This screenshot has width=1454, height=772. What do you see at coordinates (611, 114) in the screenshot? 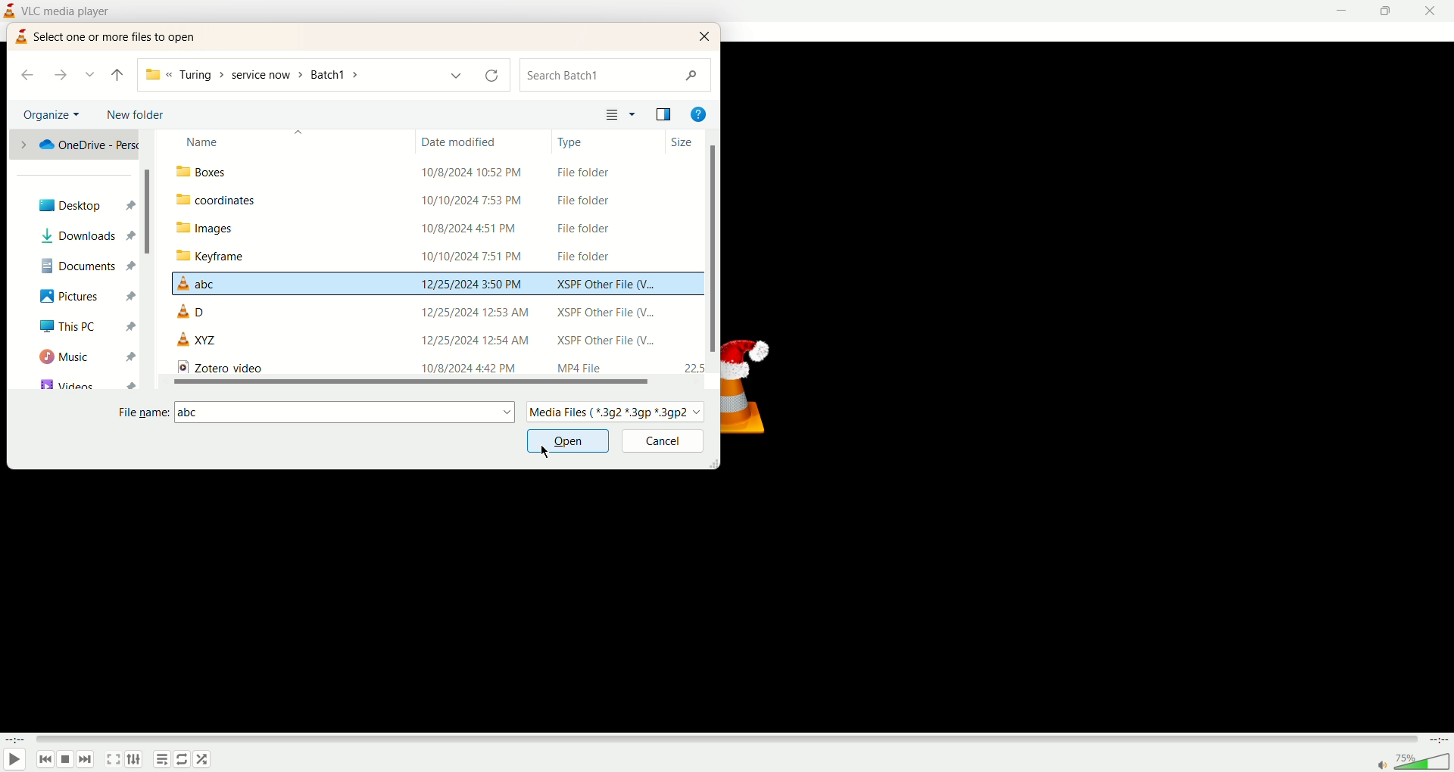
I see `view` at bounding box center [611, 114].